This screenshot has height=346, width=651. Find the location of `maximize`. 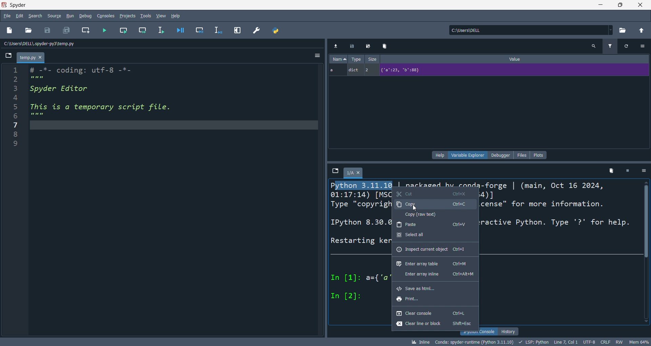

maximize is located at coordinates (617, 5).